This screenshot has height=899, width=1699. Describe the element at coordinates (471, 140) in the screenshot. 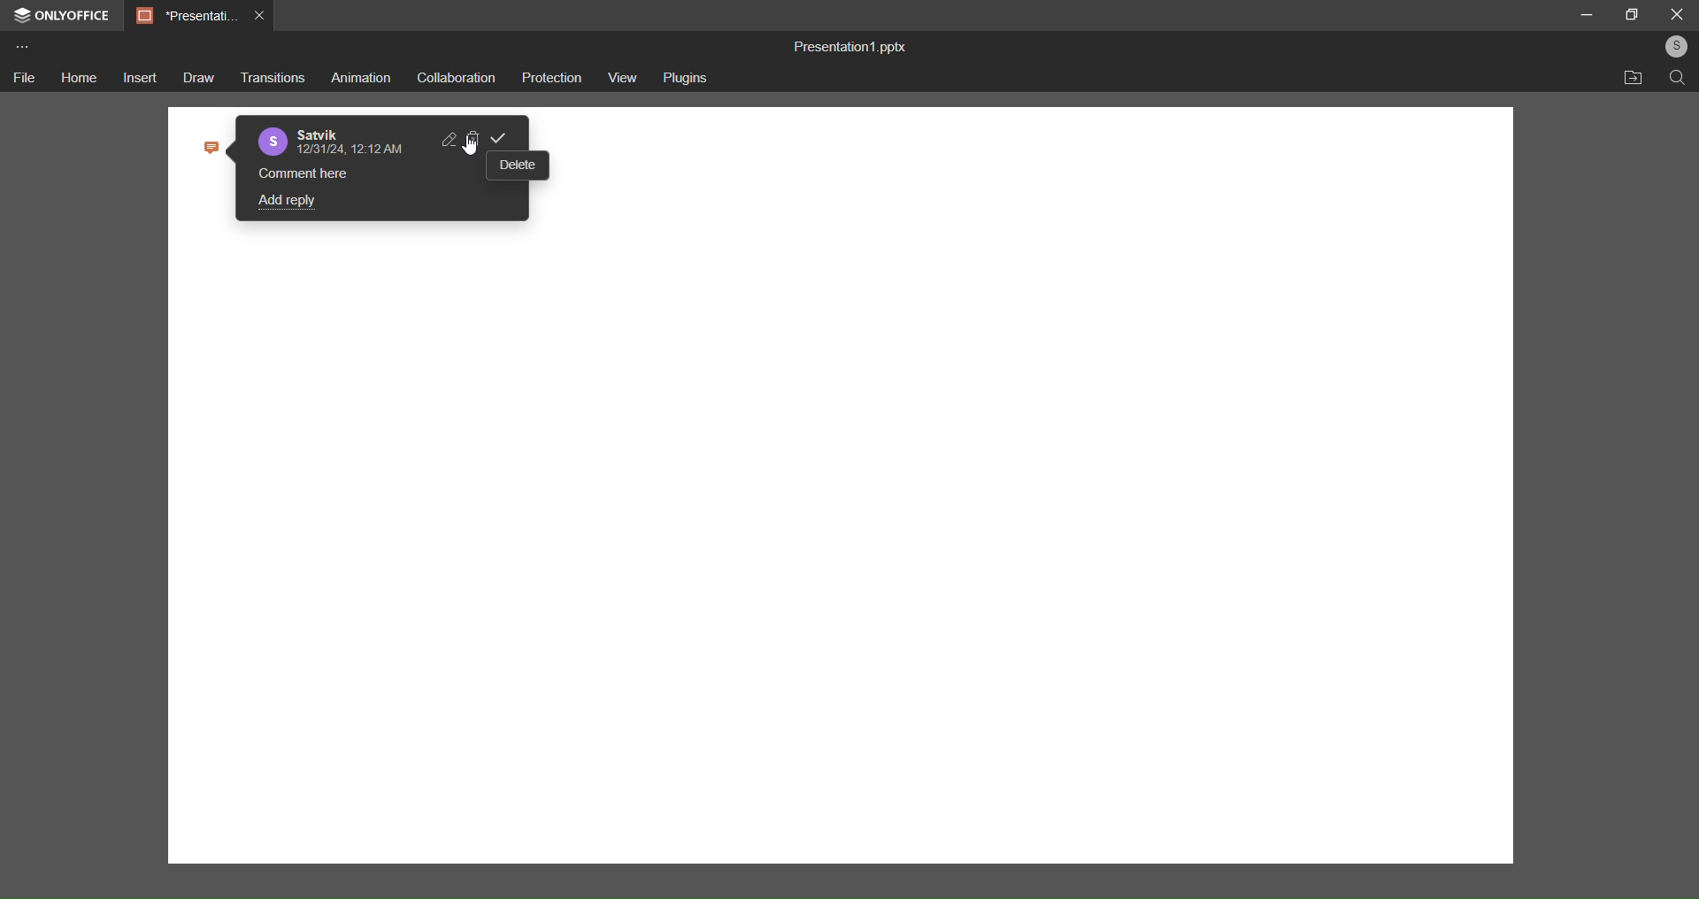

I see `delete` at that location.